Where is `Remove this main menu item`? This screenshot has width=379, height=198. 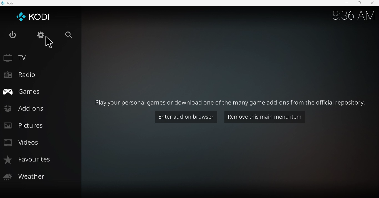 Remove this main menu item is located at coordinates (266, 118).